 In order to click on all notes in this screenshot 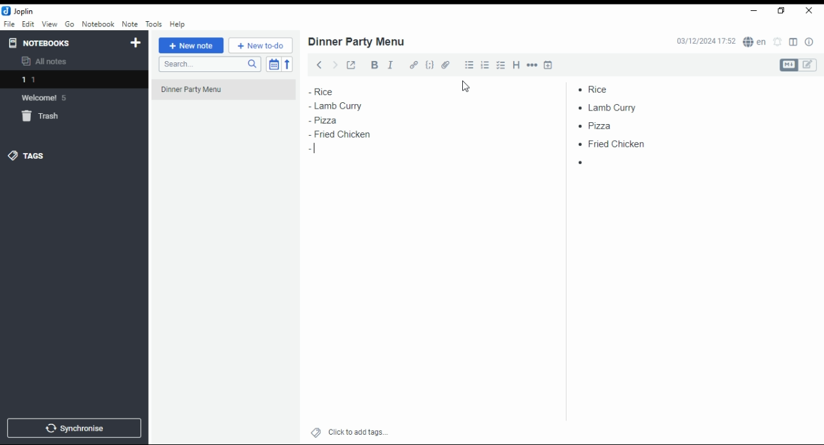, I will do `click(48, 62)`.